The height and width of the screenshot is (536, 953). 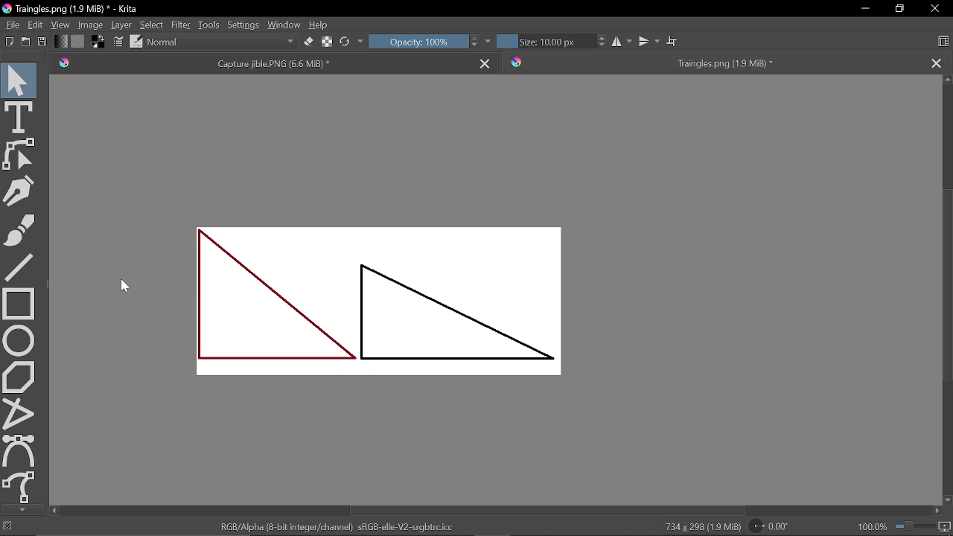 What do you see at coordinates (713, 63) in the screenshot?
I see `Traingles.png (1.9 MiB) *` at bounding box center [713, 63].